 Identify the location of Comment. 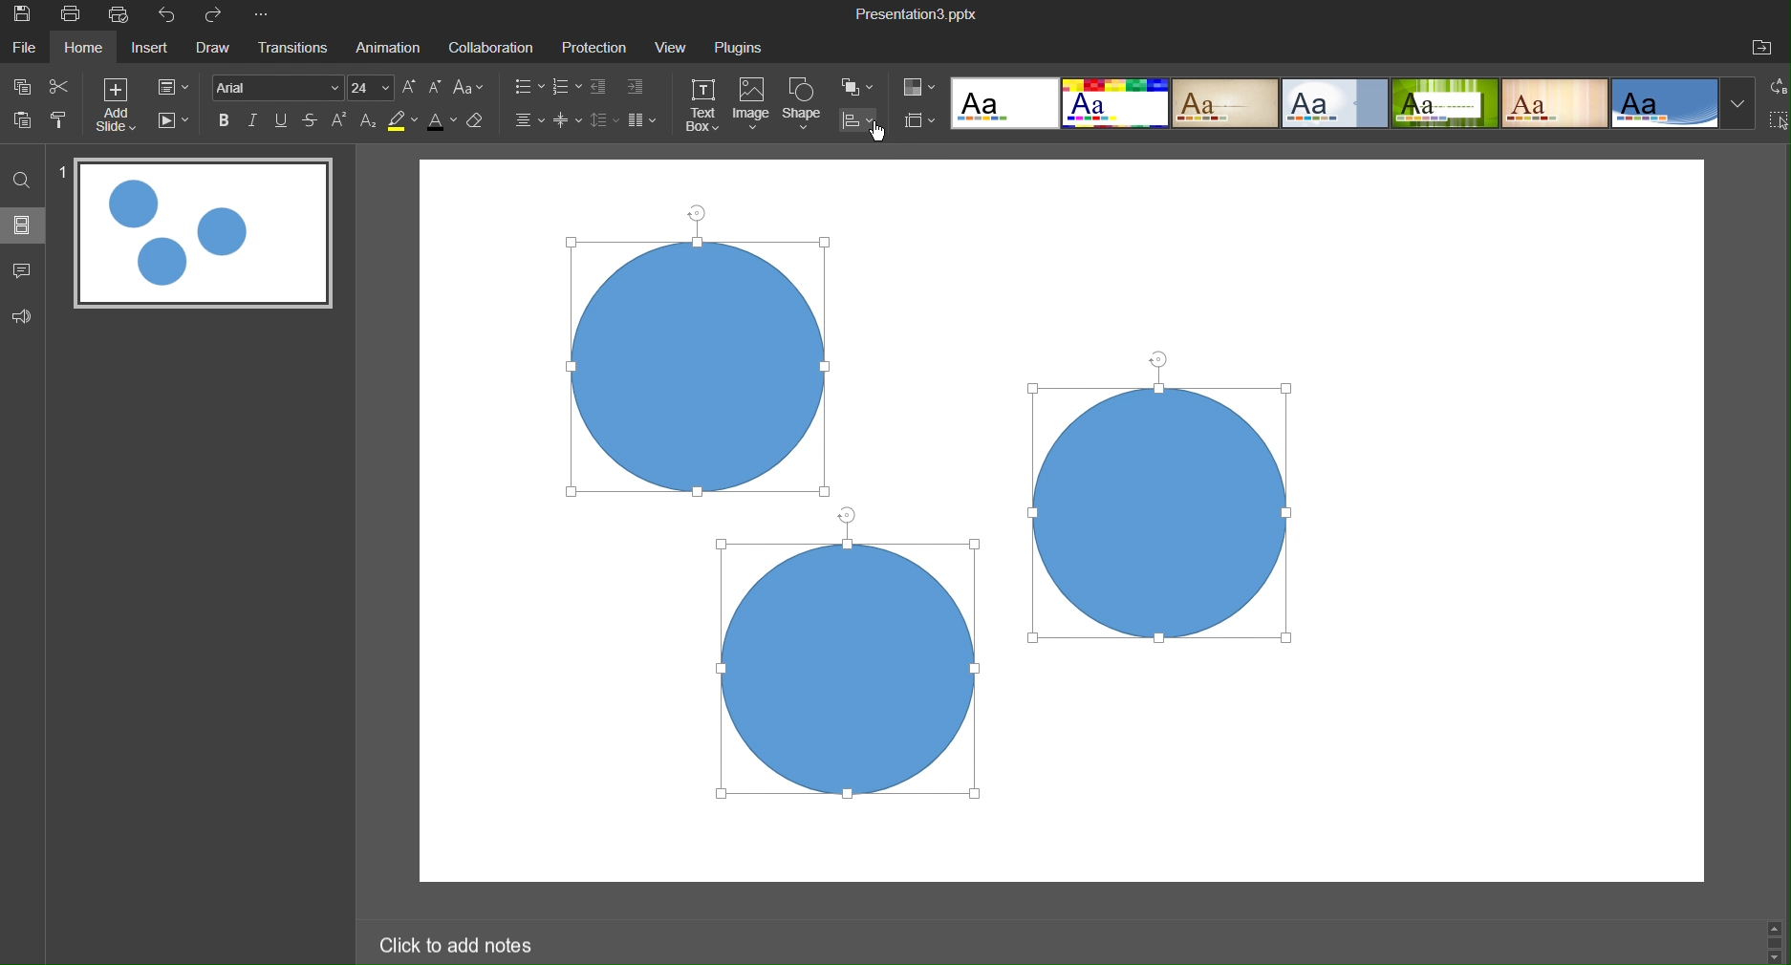
(22, 270).